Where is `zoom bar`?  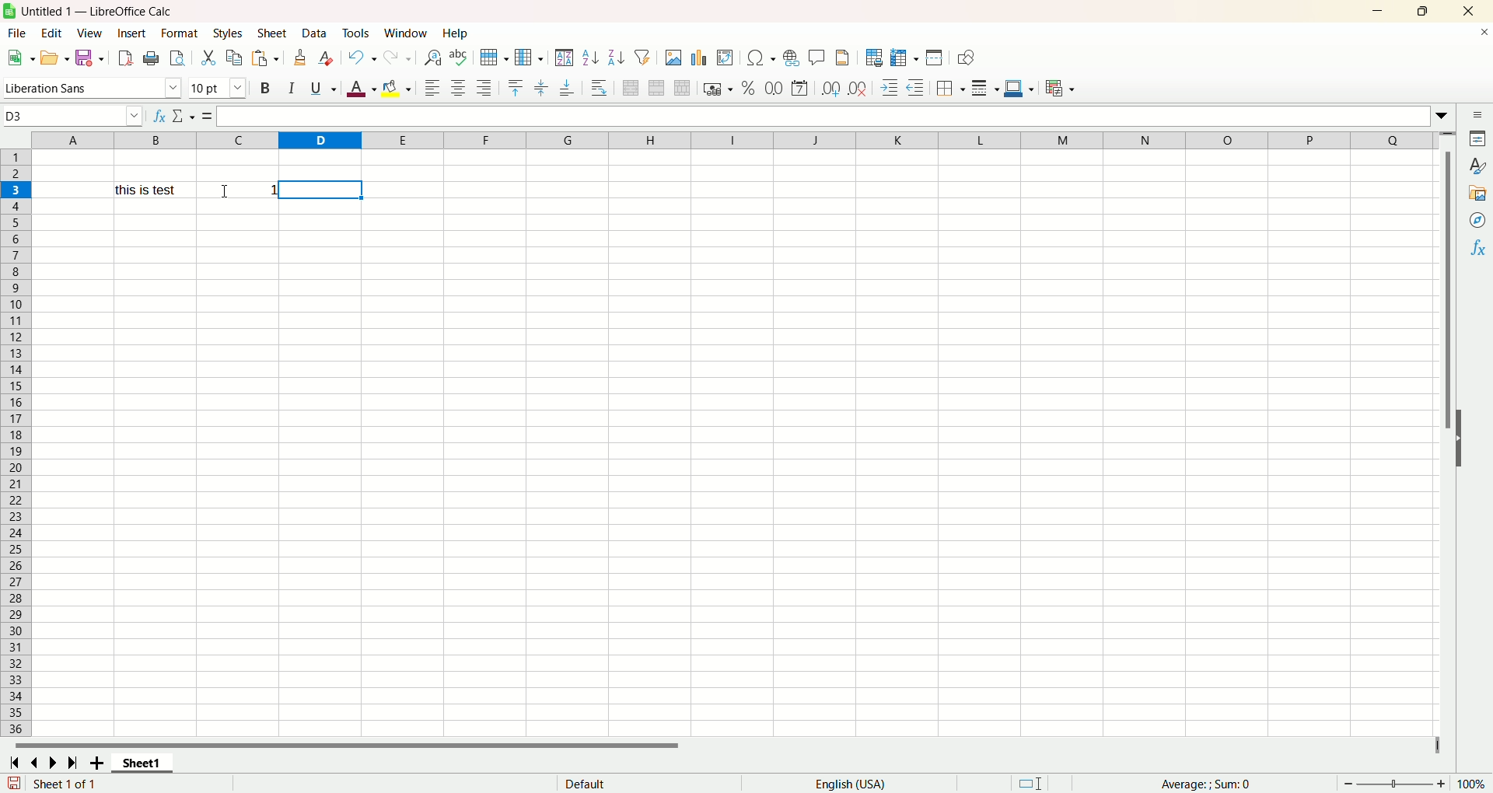
zoom bar is located at coordinates (1393, 783).